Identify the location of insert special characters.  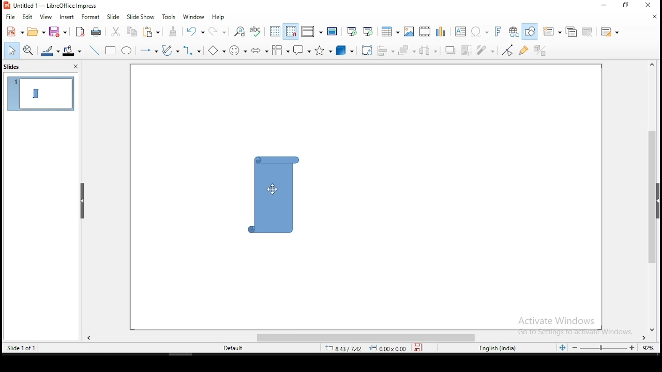
(480, 30).